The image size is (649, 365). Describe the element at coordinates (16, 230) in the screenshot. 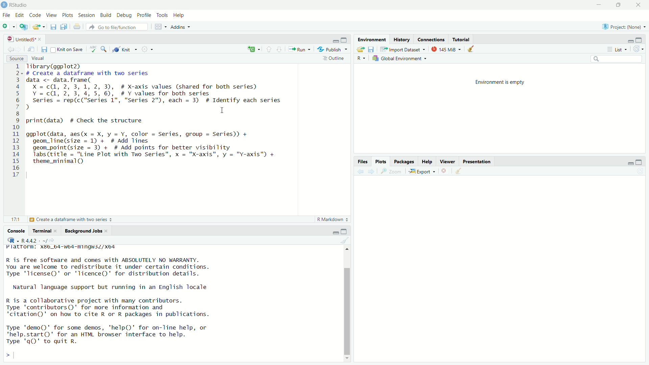

I see `Console` at that location.